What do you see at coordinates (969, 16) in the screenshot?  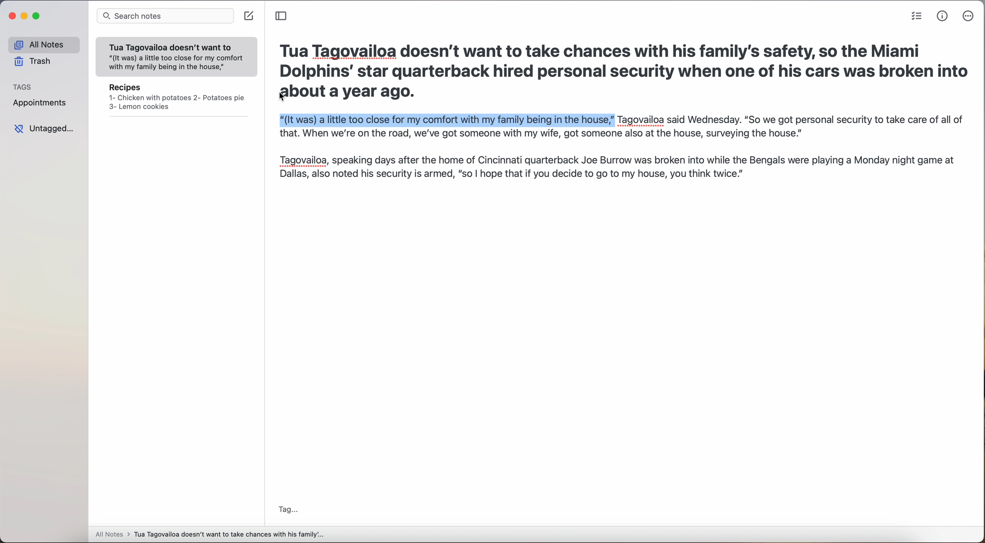 I see `more options` at bounding box center [969, 16].